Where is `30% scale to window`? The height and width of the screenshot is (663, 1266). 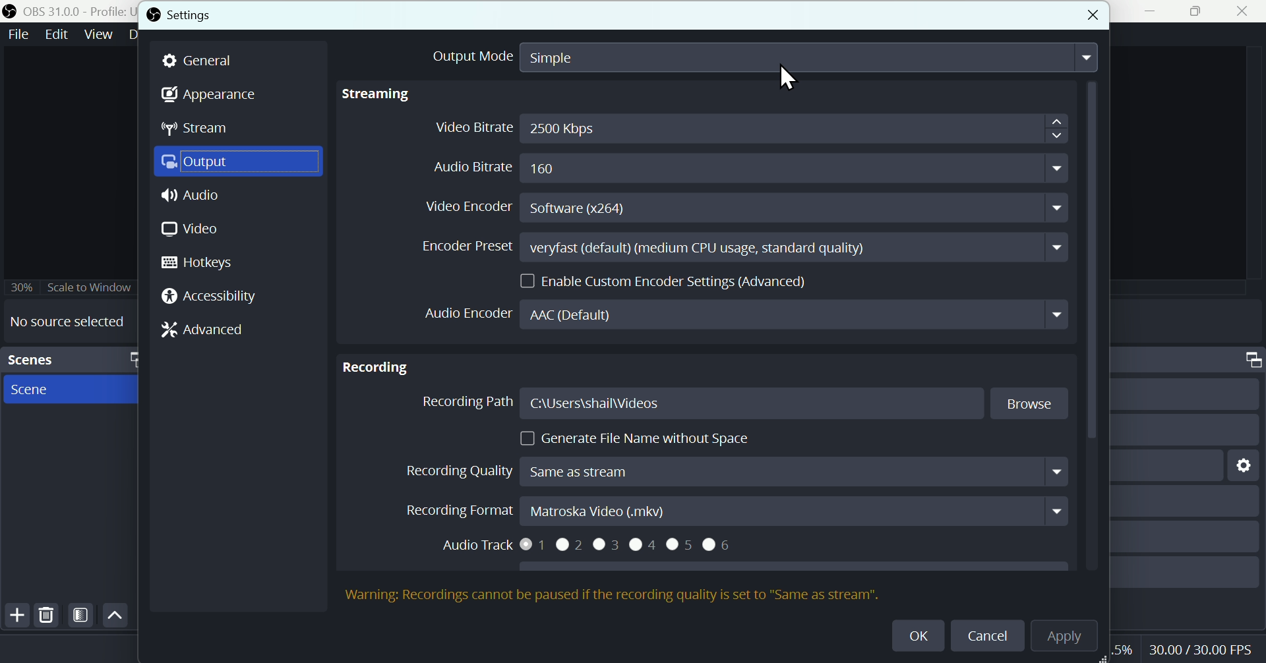
30% scale to window is located at coordinates (69, 288).